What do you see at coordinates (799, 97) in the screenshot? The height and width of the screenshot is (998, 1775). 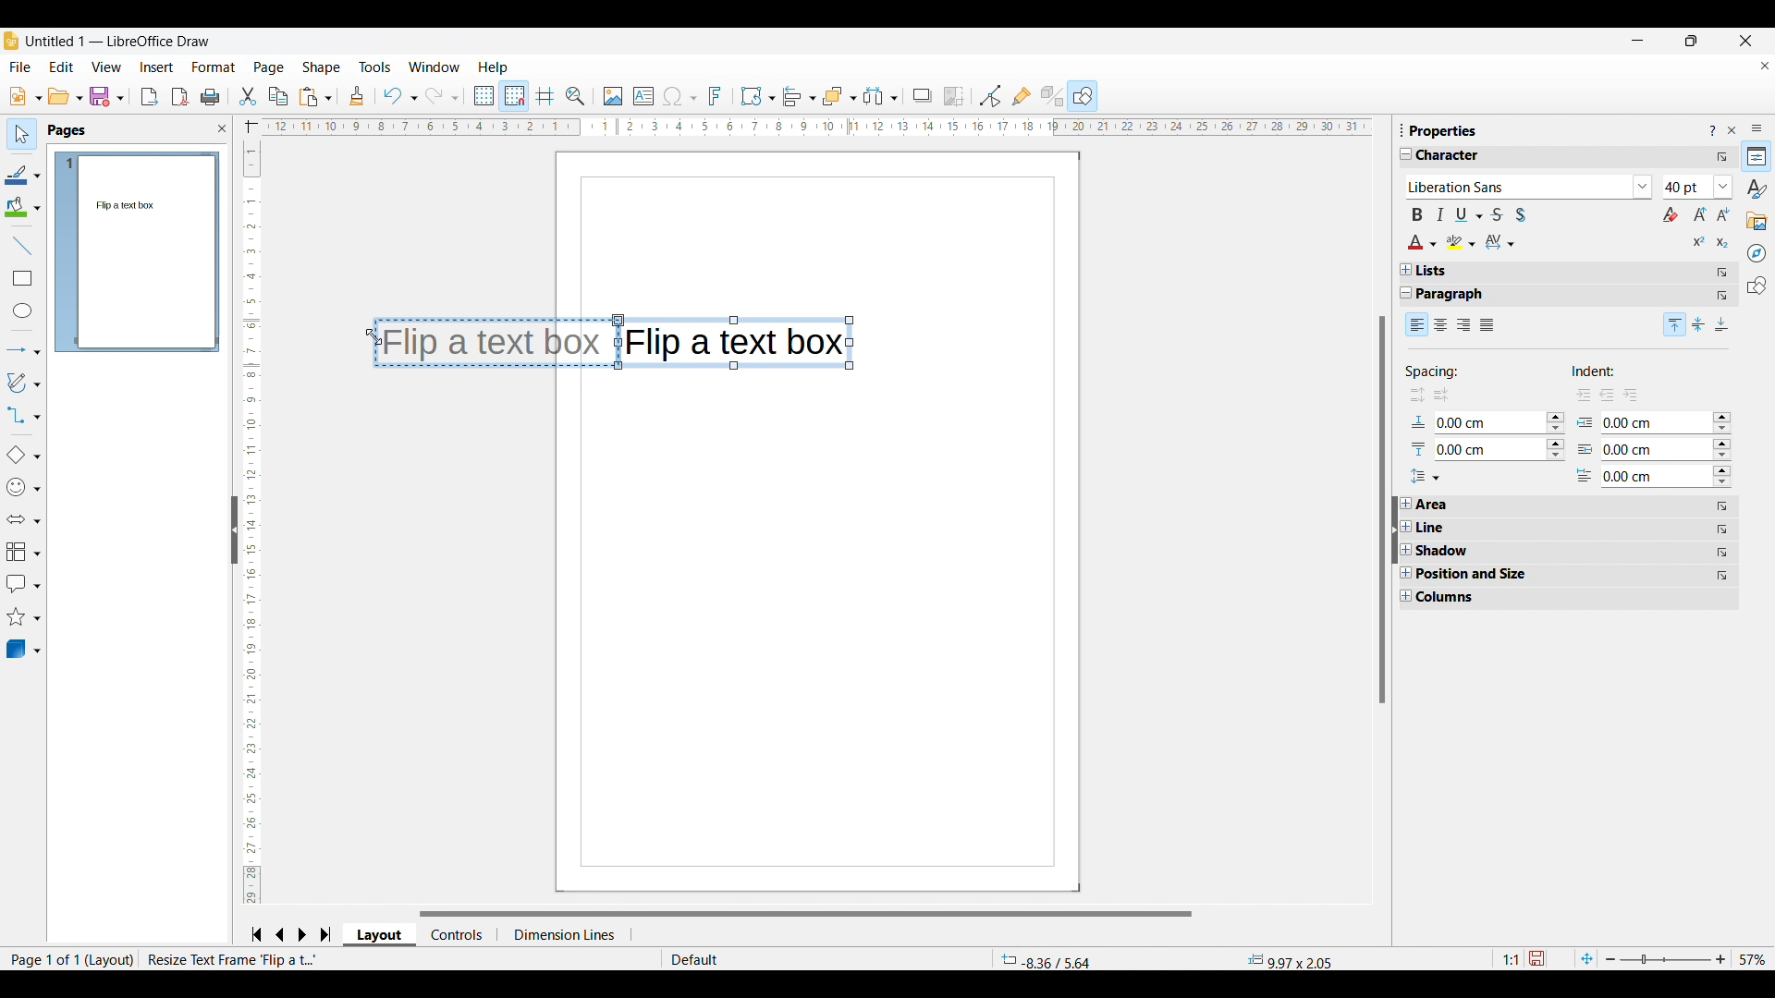 I see `Alignment options` at bounding box center [799, 97].